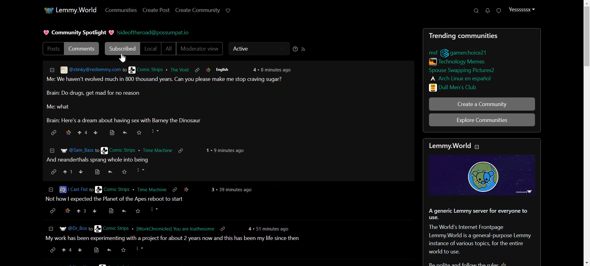 This screenshot has height=266, width=590. What do you see at coordinates (459, 61) in the screenshot?
I see `LInks` at bounding box center [459, 61].